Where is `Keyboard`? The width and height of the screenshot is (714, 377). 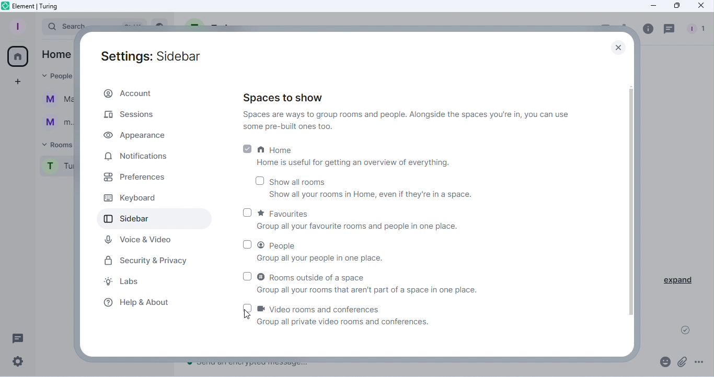 Keyboard is located at coordinates (128, 198).